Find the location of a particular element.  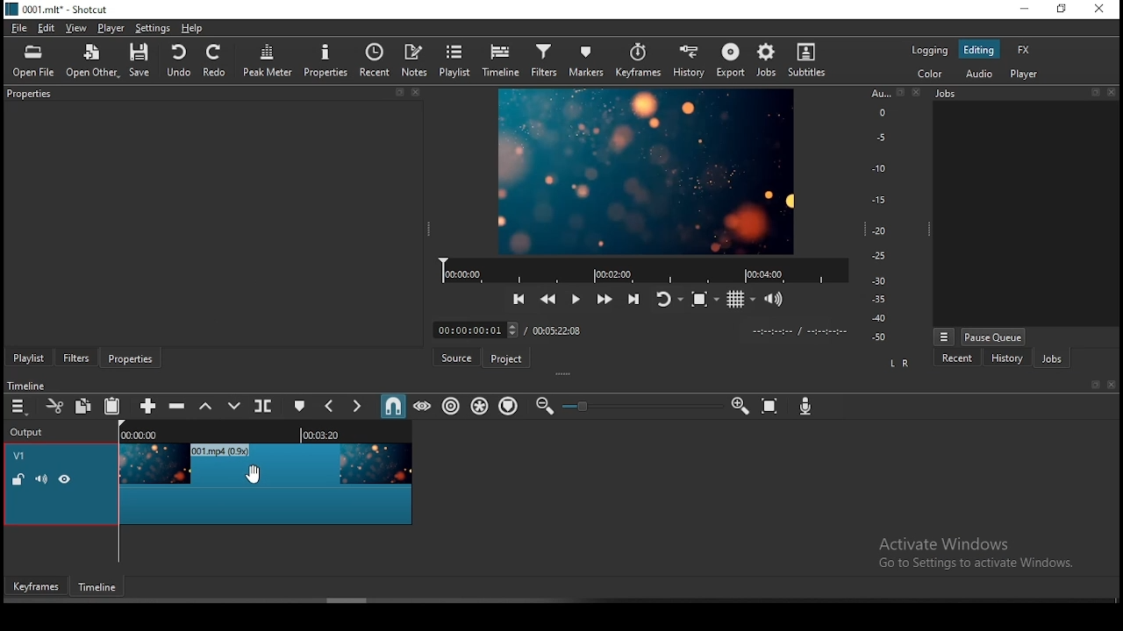

view/hide is located at coordinates (68, 480).